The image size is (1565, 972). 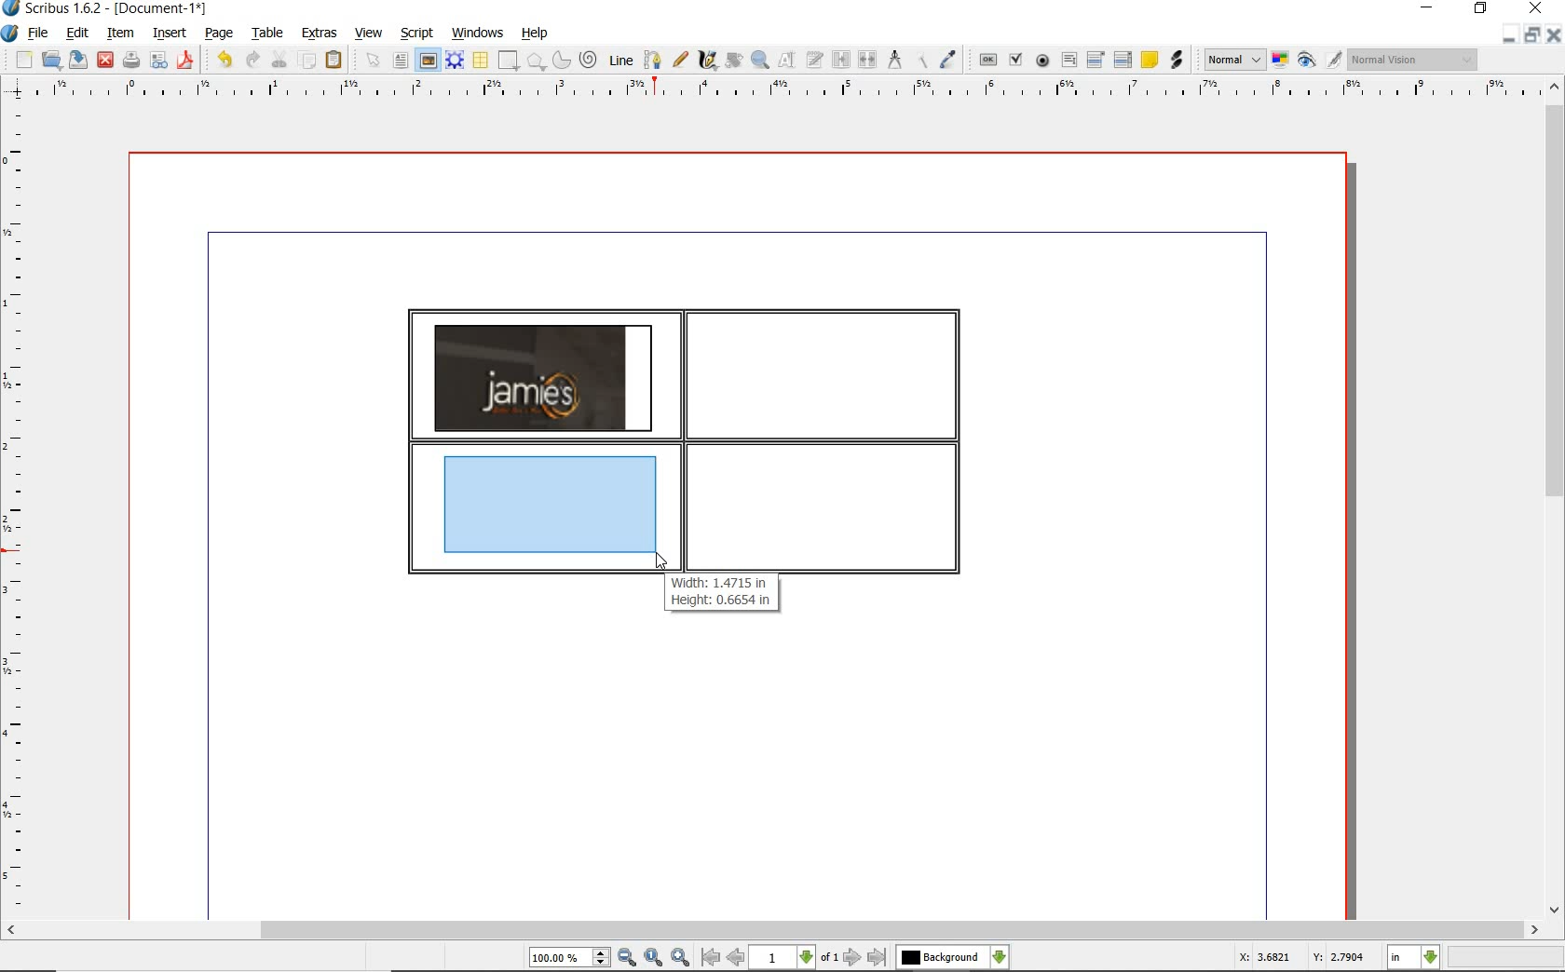 I want to click on scrollbar, so click(x=772, y=930).